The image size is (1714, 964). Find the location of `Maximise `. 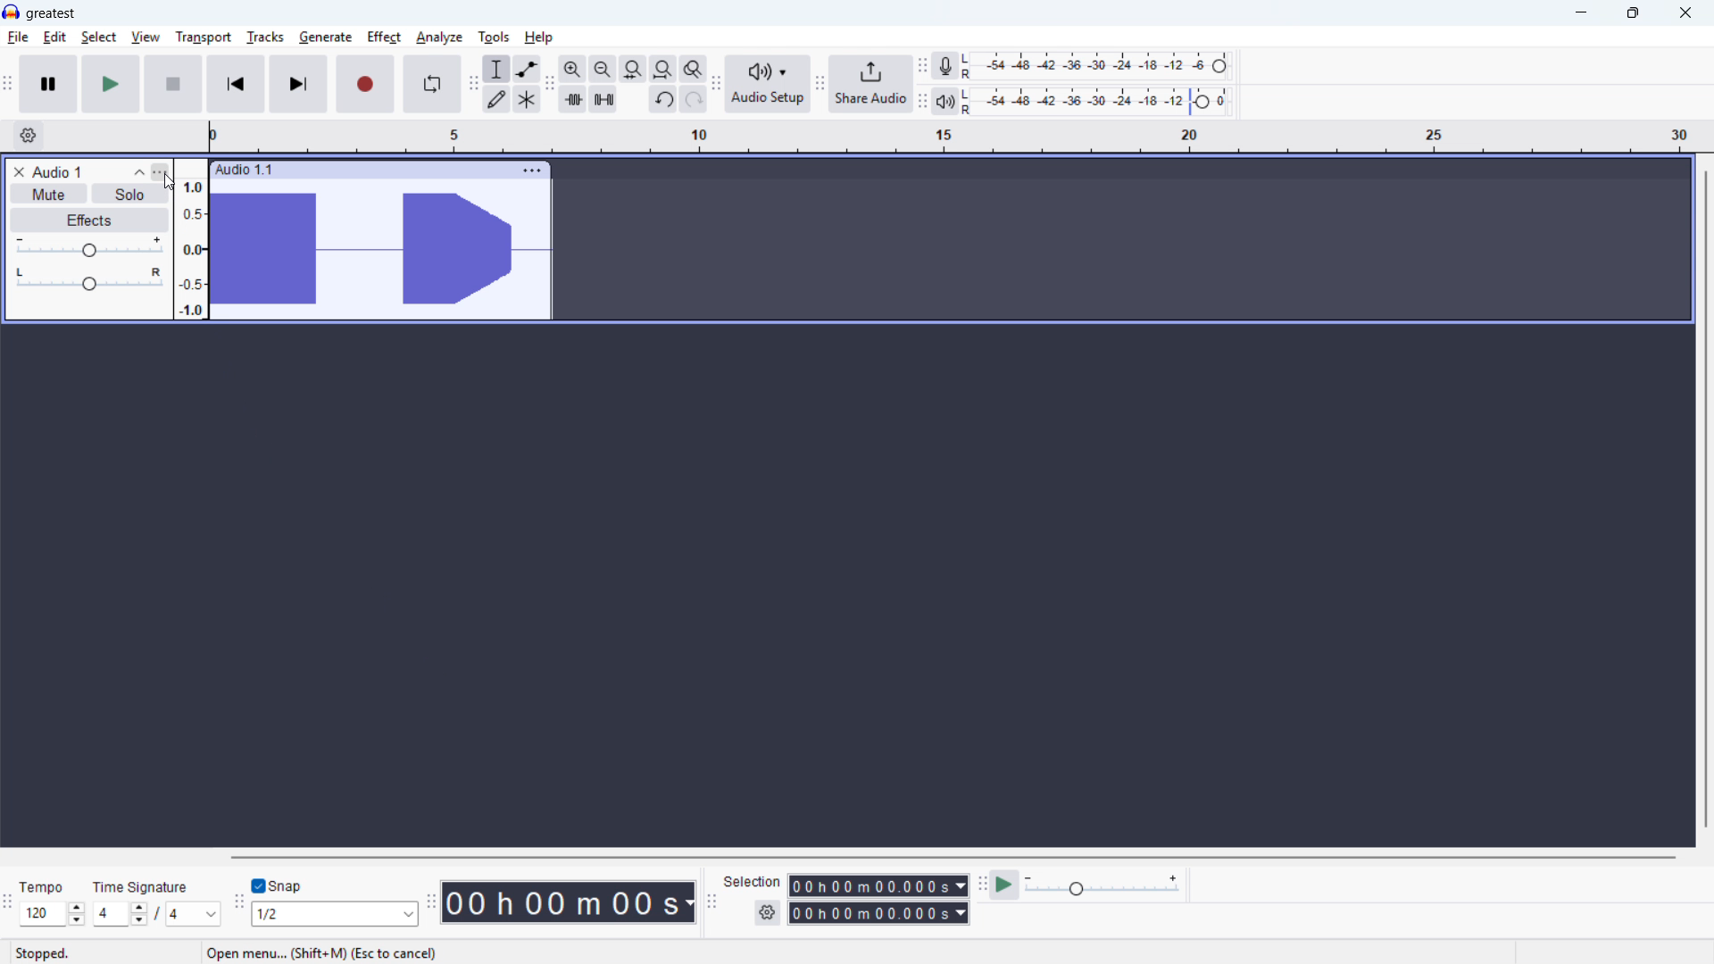

Maximise  is located at coordinates (1632, 13).